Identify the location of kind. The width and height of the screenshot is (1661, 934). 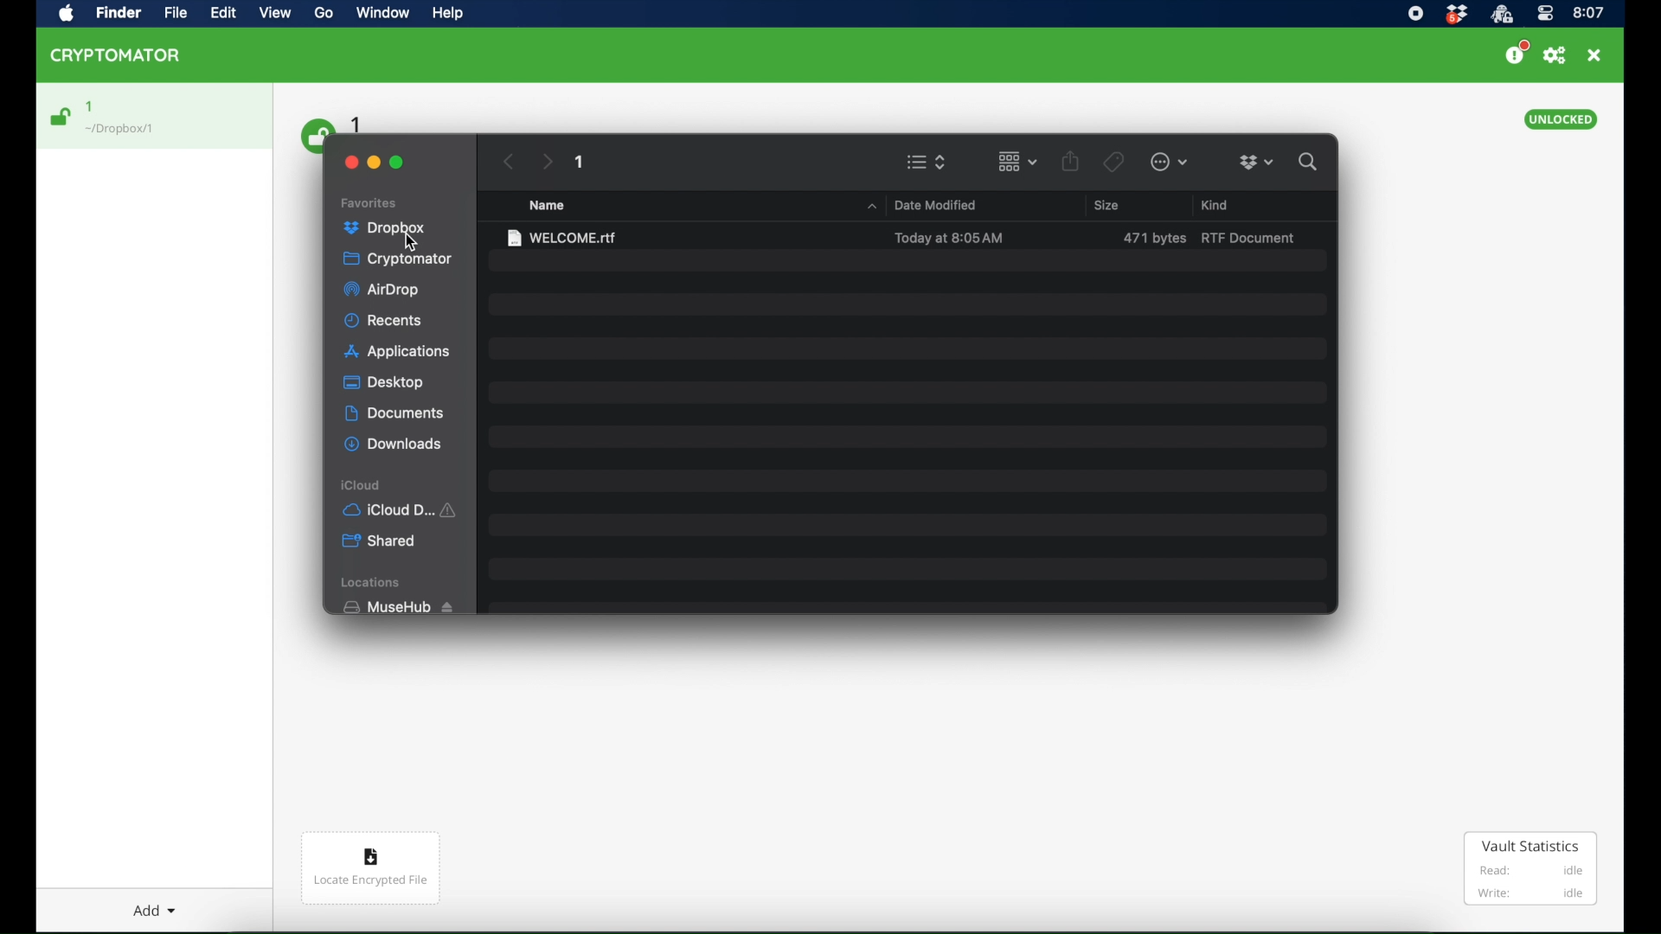
(1215, 203).